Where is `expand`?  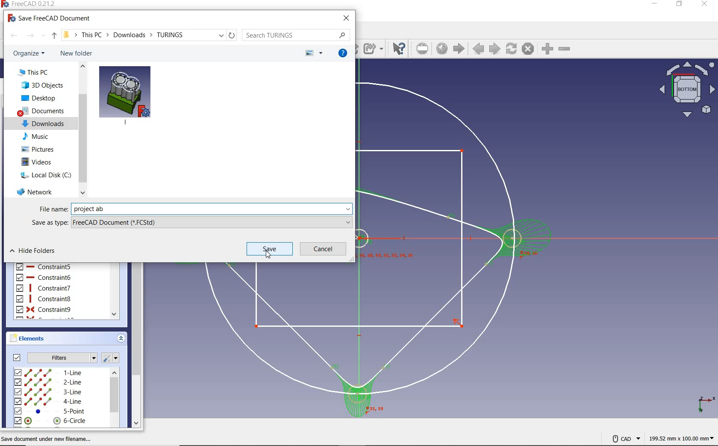
expand is located at coordinates (121, 339).